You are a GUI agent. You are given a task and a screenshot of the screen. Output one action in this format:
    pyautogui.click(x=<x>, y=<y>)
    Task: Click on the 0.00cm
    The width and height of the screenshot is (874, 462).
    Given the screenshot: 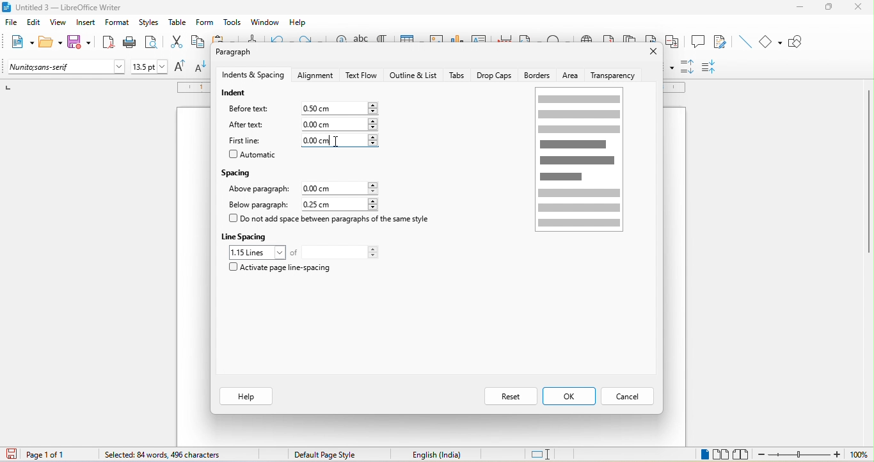 What is the action you would take?
    pyautogui.click(x=331, y=141)
    